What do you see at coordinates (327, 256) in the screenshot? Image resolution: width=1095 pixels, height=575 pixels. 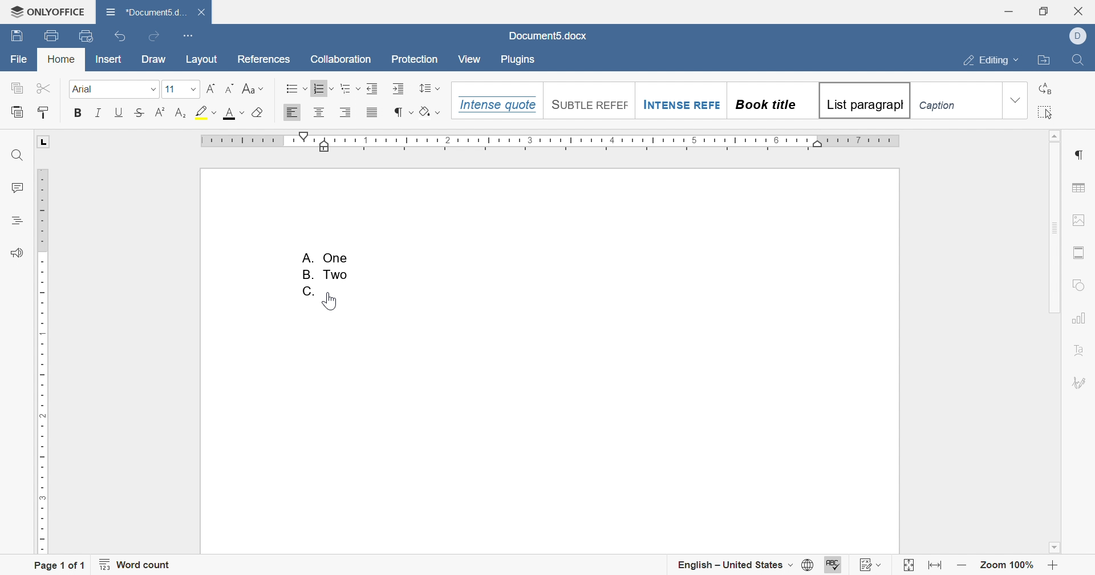 I see `A. One` at bounding box center [327, 256].